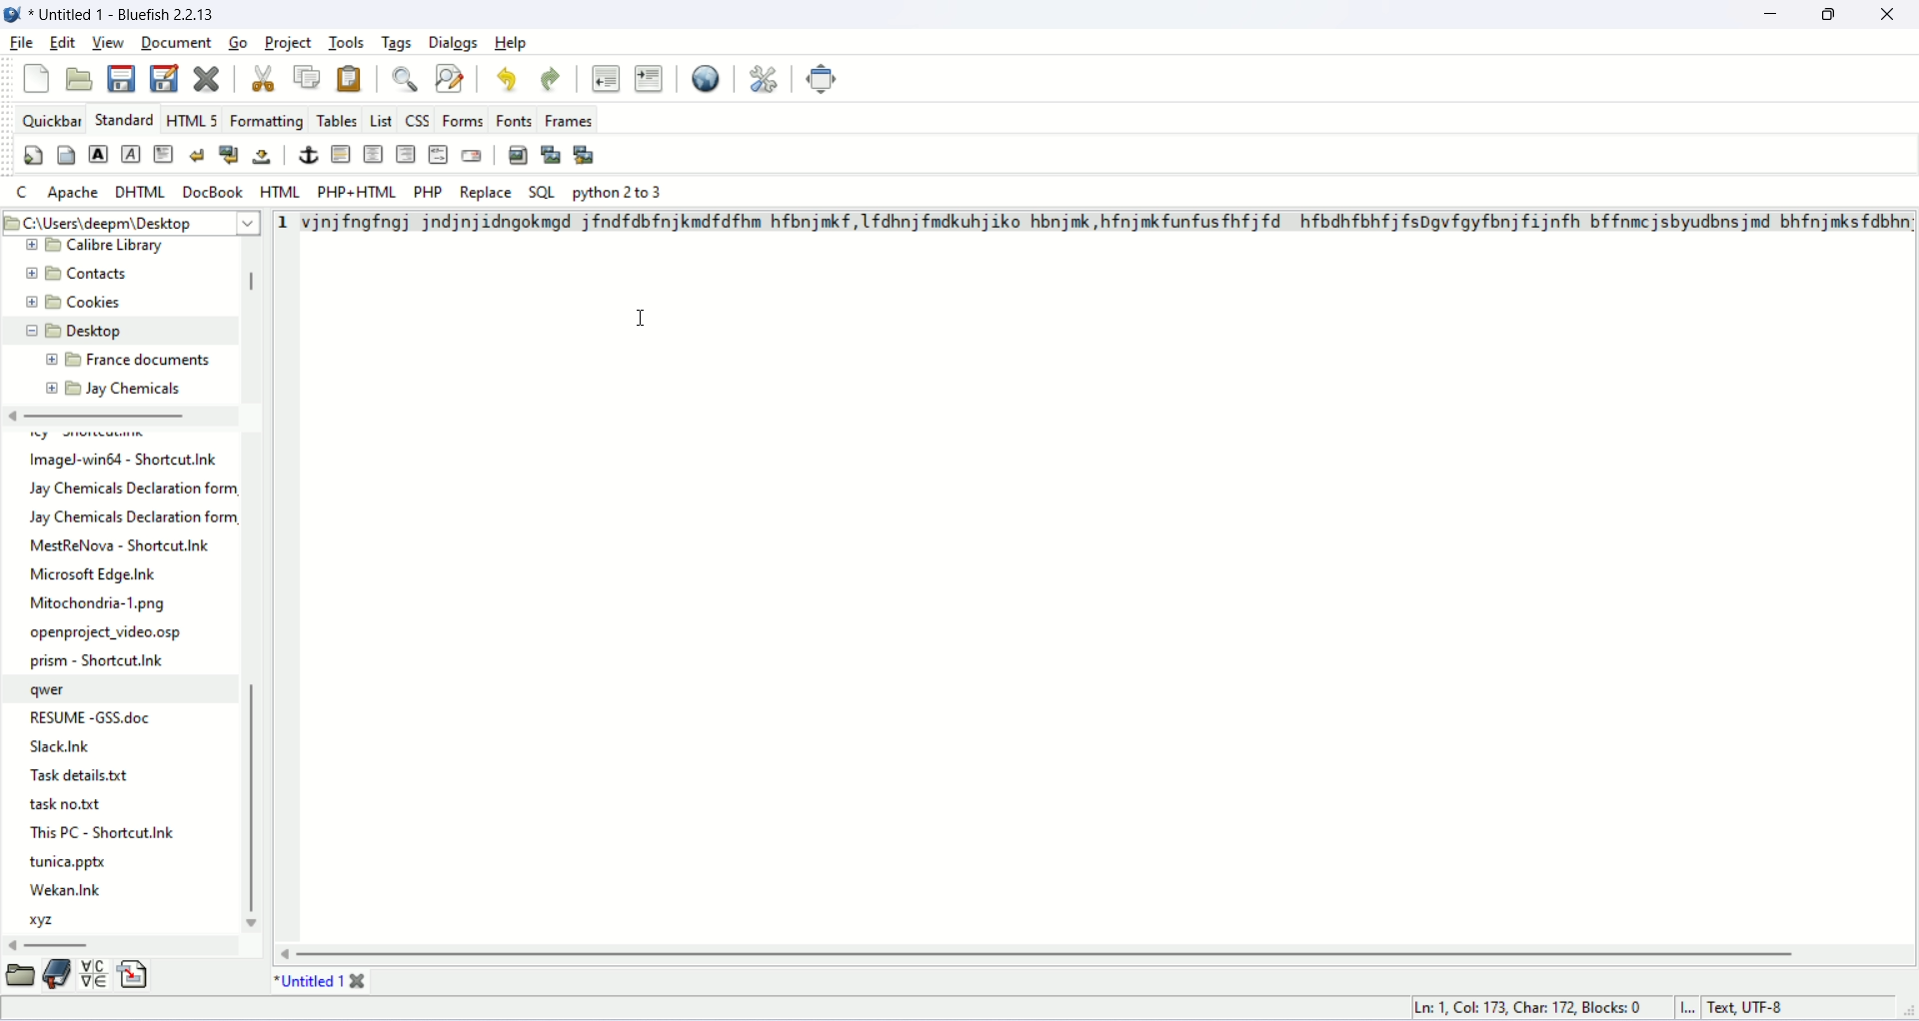  What do you see at coordinates (176, 42) in the screenshot?
I see `document` at bounding box center [176, 42].